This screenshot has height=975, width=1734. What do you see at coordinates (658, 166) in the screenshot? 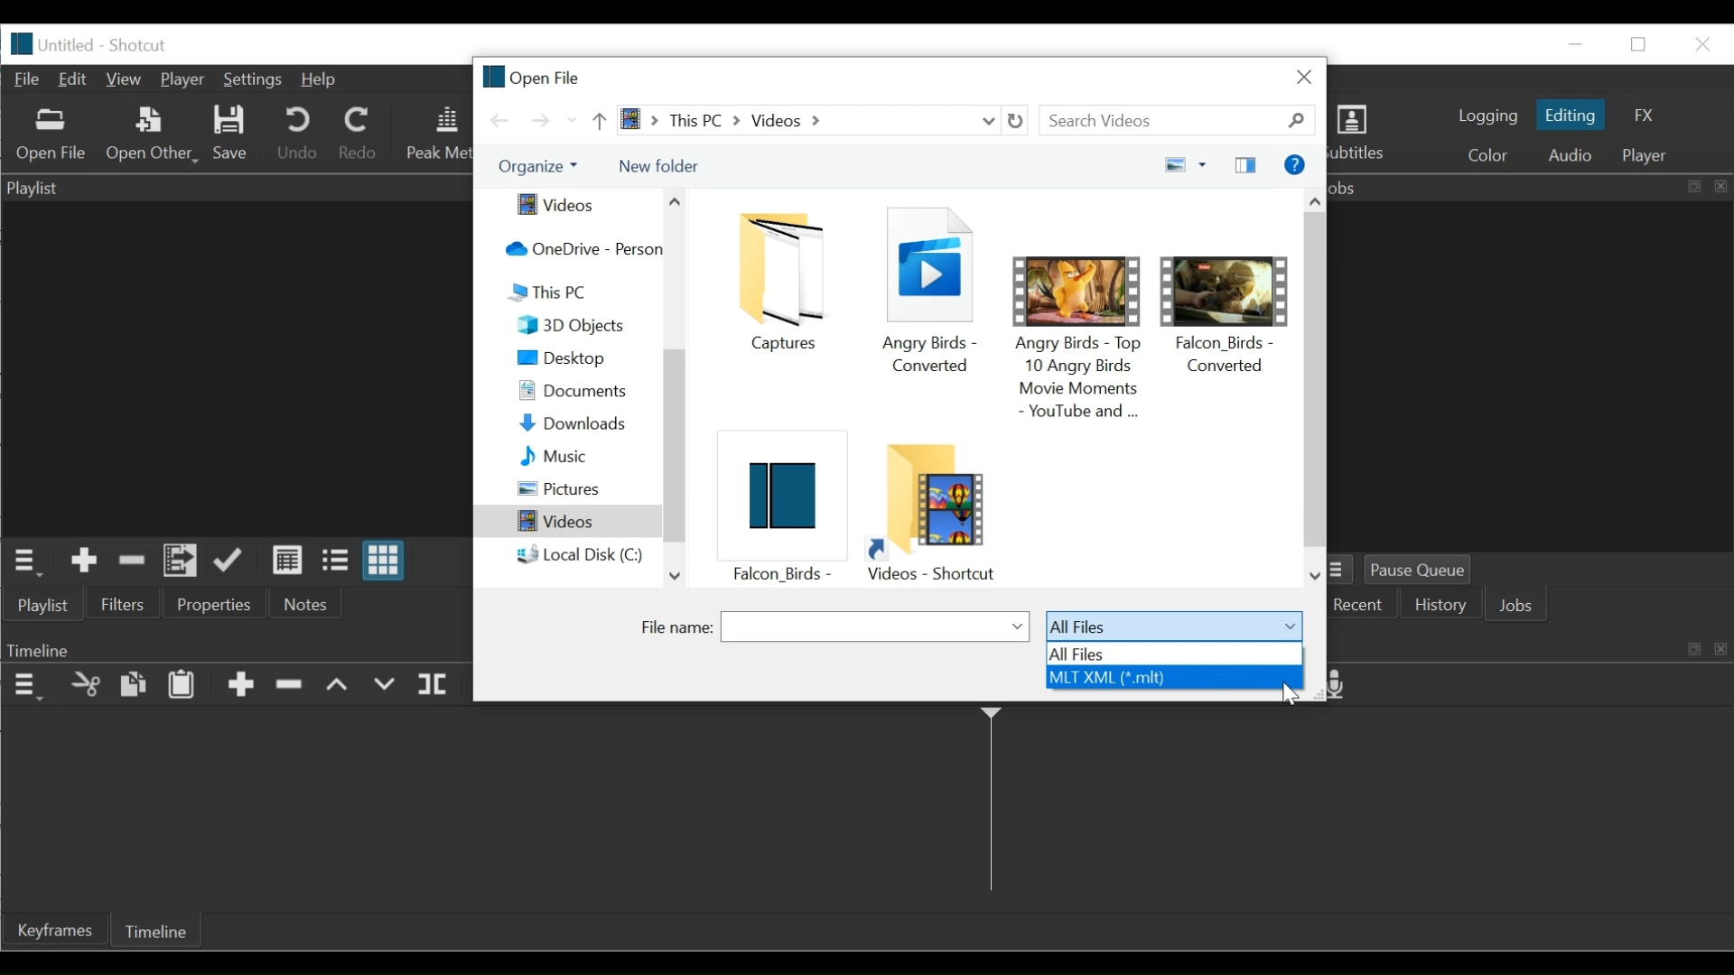
I see `New Folder` at bounding box center [658, 166].